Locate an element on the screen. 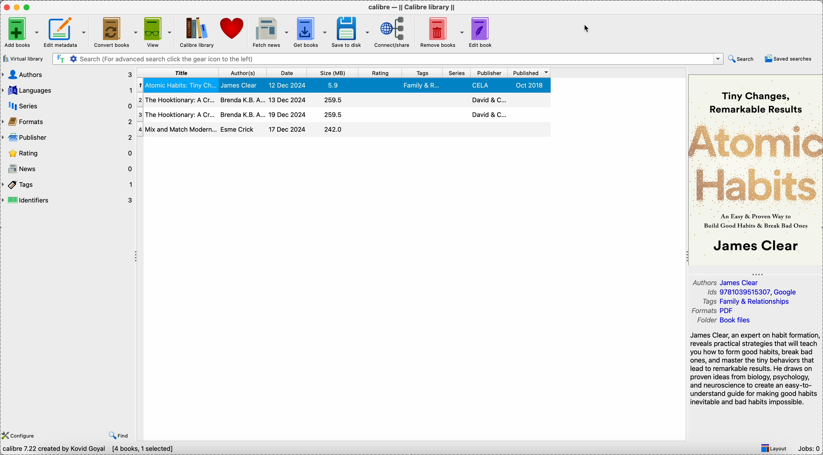 Image resolution: width=823 pixels, height=455 pixels. search bar is located at coordinates (375, 59).